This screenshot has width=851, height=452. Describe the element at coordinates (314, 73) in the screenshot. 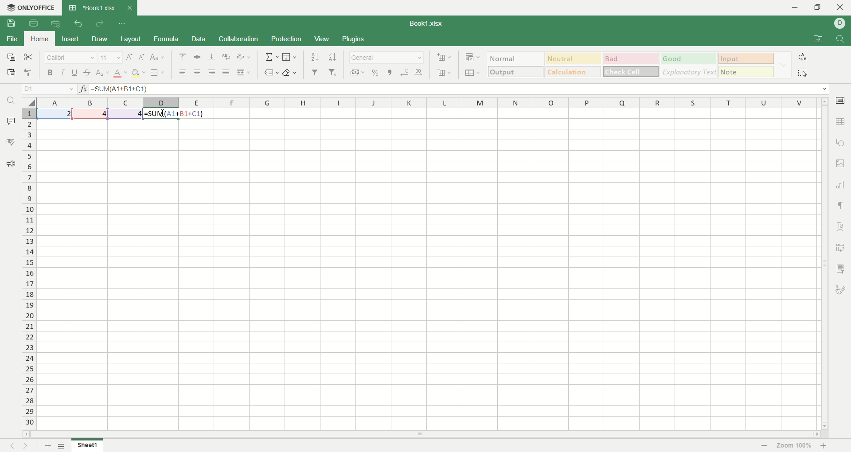

I see `filter` at that location.